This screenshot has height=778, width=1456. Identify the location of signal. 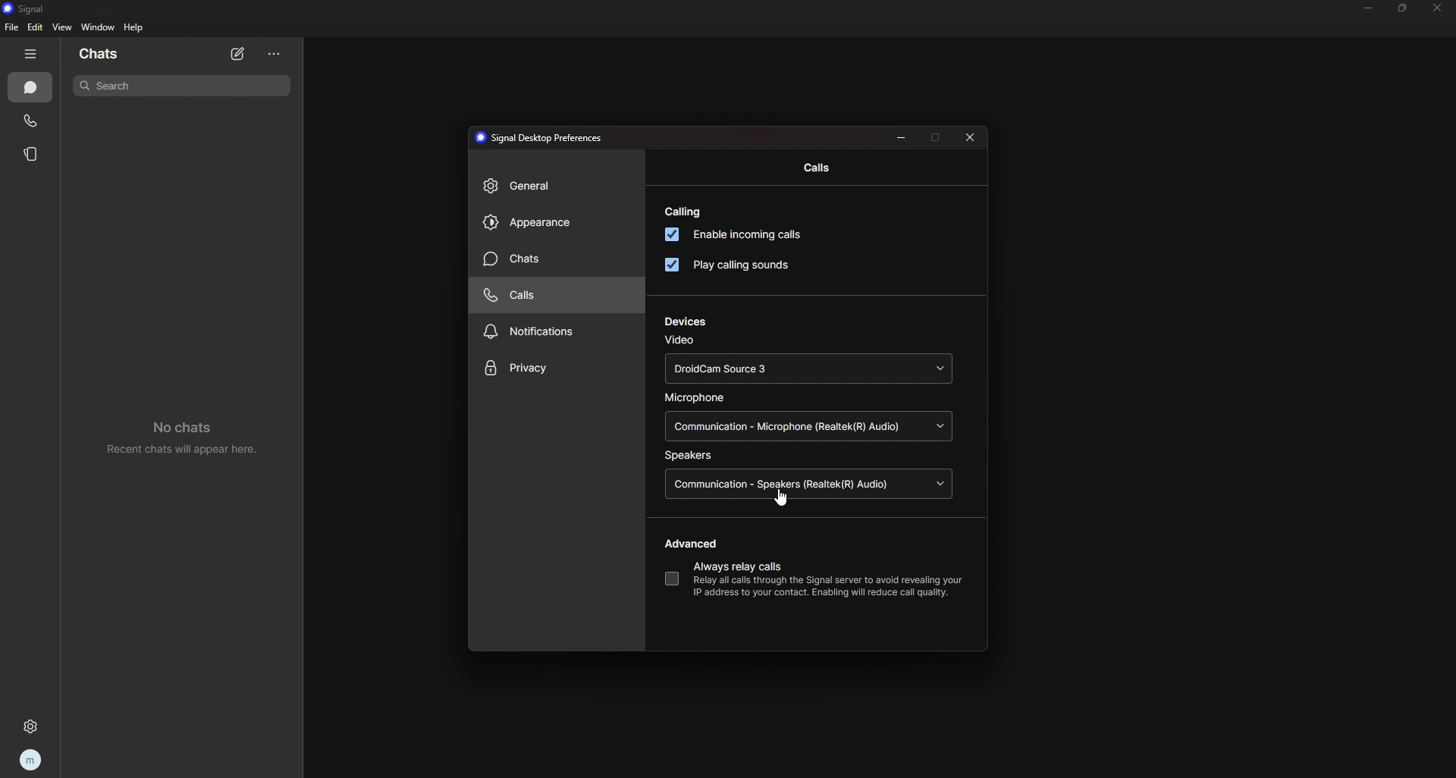
(30, 9).